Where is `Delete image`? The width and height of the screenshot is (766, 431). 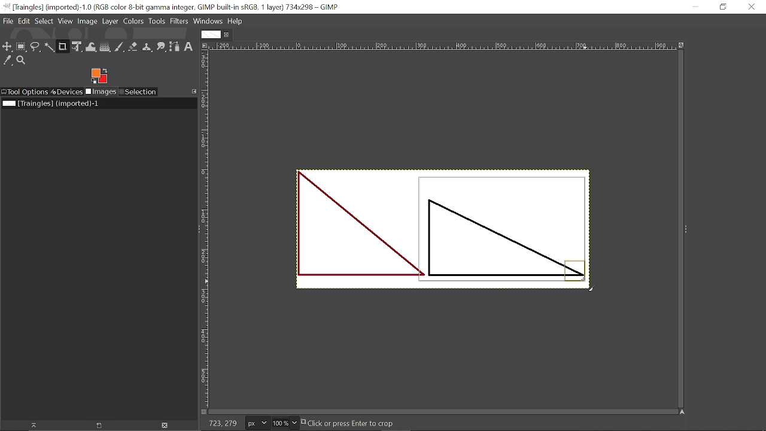
Delete image is located at coordinates (168, 426).